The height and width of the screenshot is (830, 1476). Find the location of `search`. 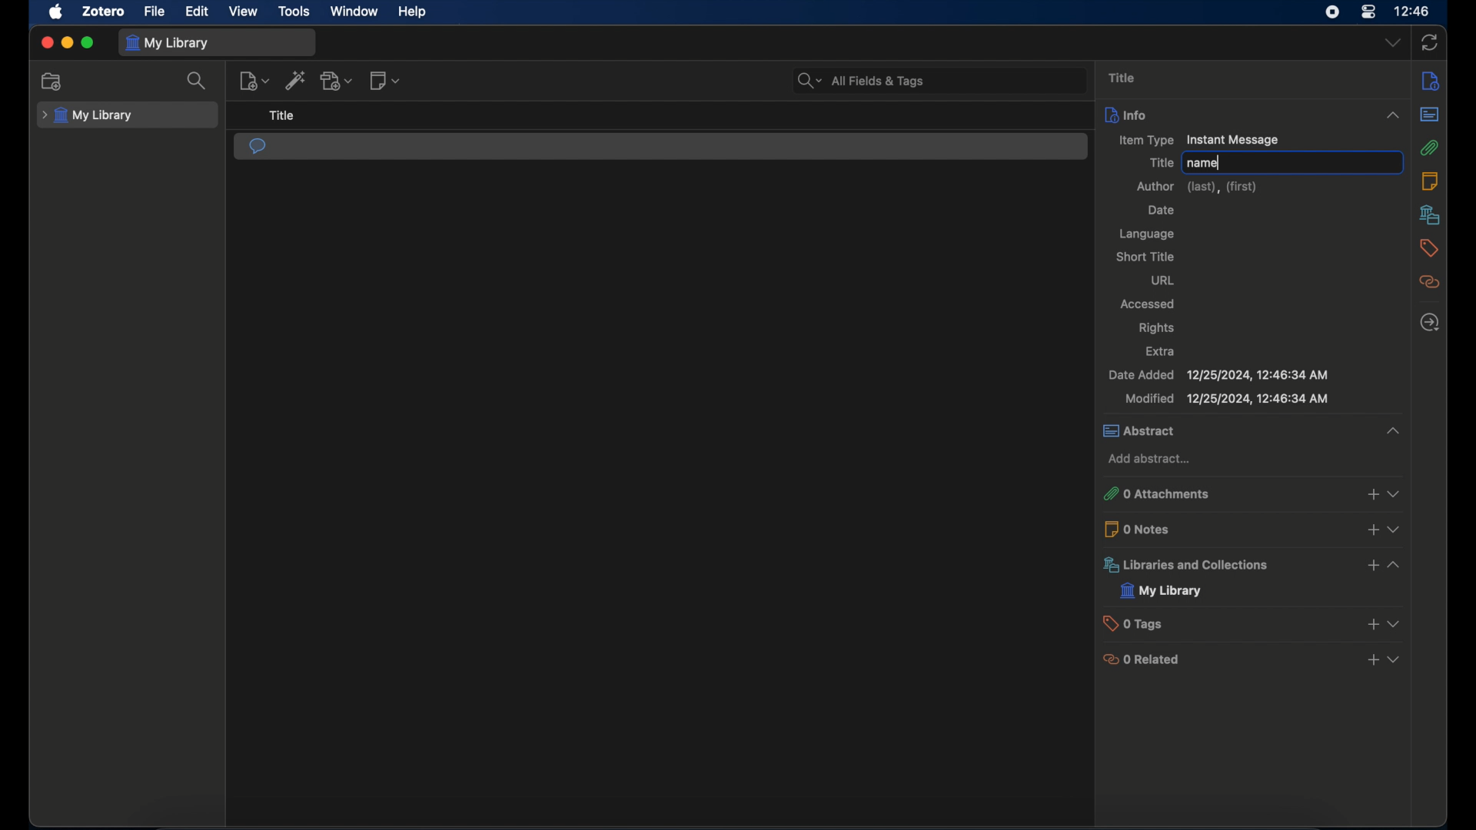

search is located at coordinates (197, 81).